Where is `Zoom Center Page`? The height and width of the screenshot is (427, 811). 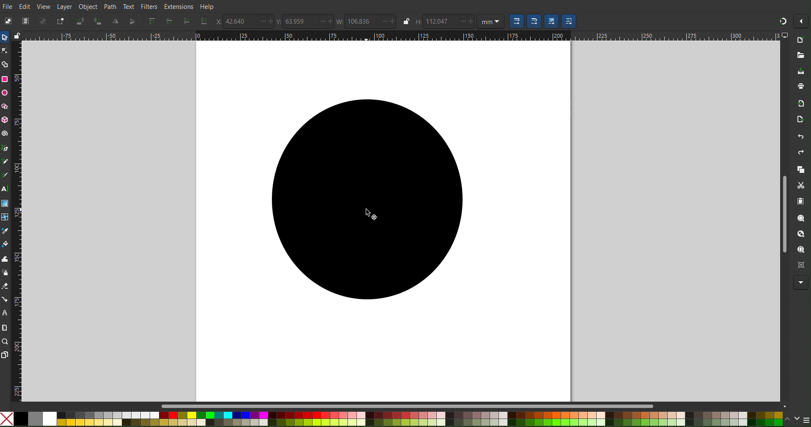
Zoom Center Page is located at coordinates (801, 266).